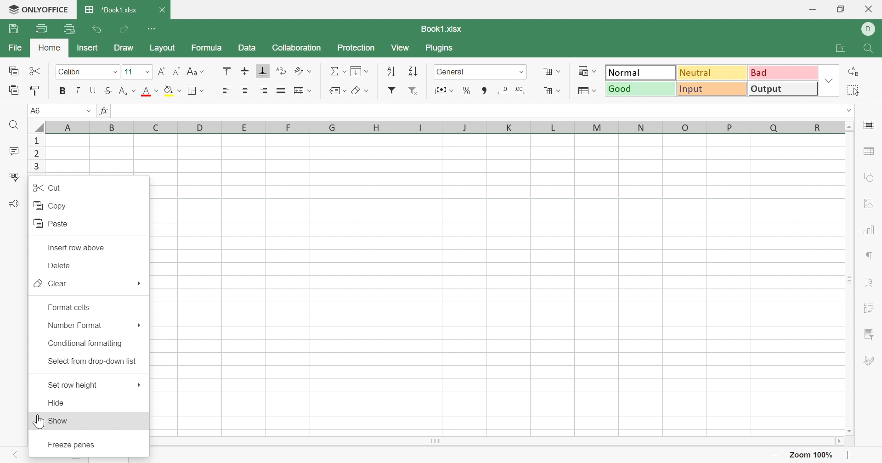 The image size is (882, 463). Describe the element at coordinates (849, 280) in the screenshot. I see `Scroll Bar` at that location.